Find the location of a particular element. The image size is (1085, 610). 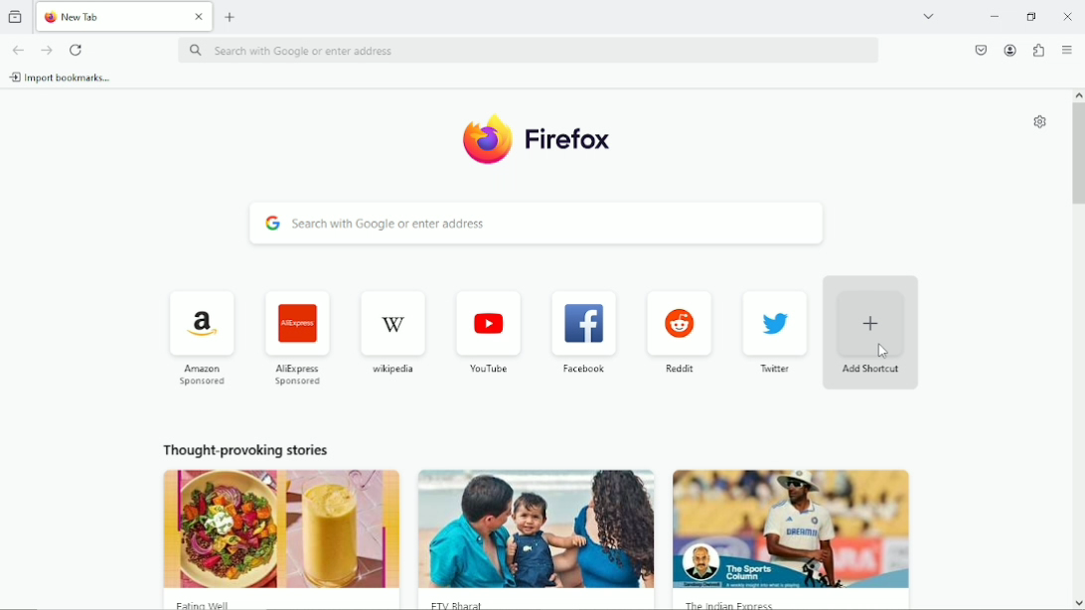

reload current page is located at coordinates (77, 50).